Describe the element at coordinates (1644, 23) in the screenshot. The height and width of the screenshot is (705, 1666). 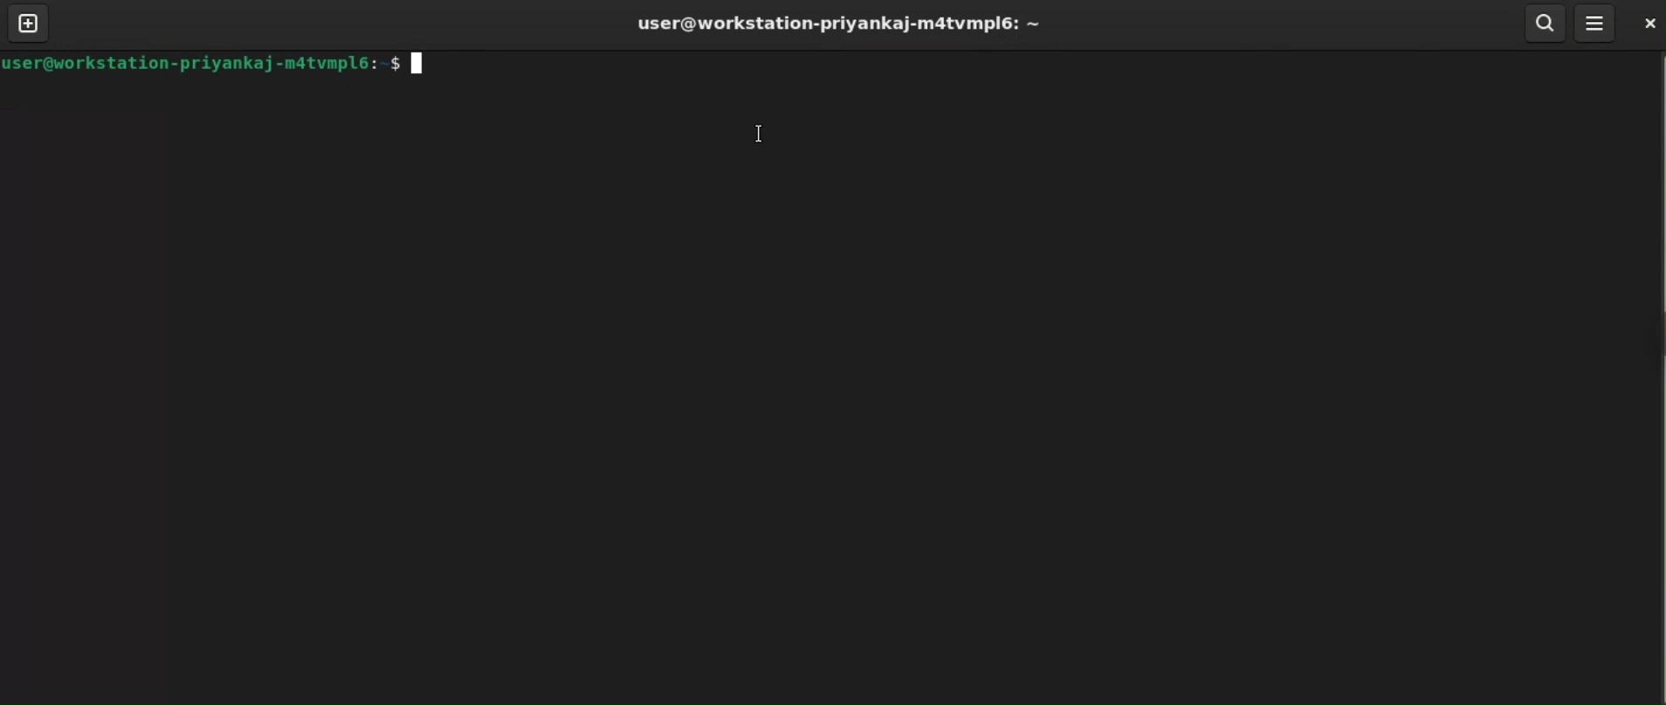
I see `close` at that location.